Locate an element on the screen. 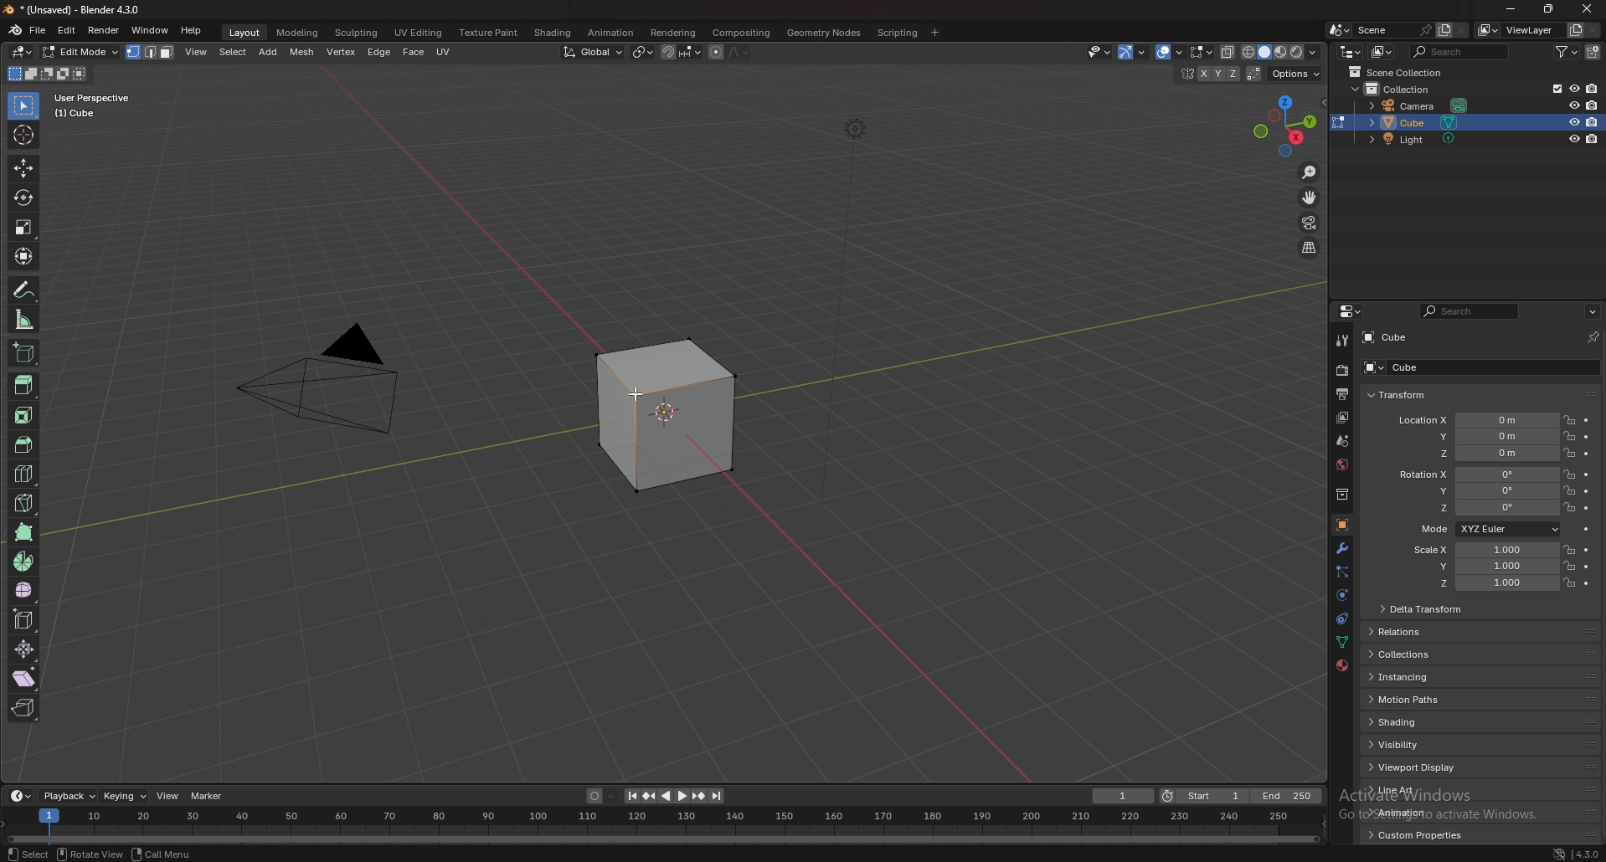  animate property is located at coordinates (1587, 584).